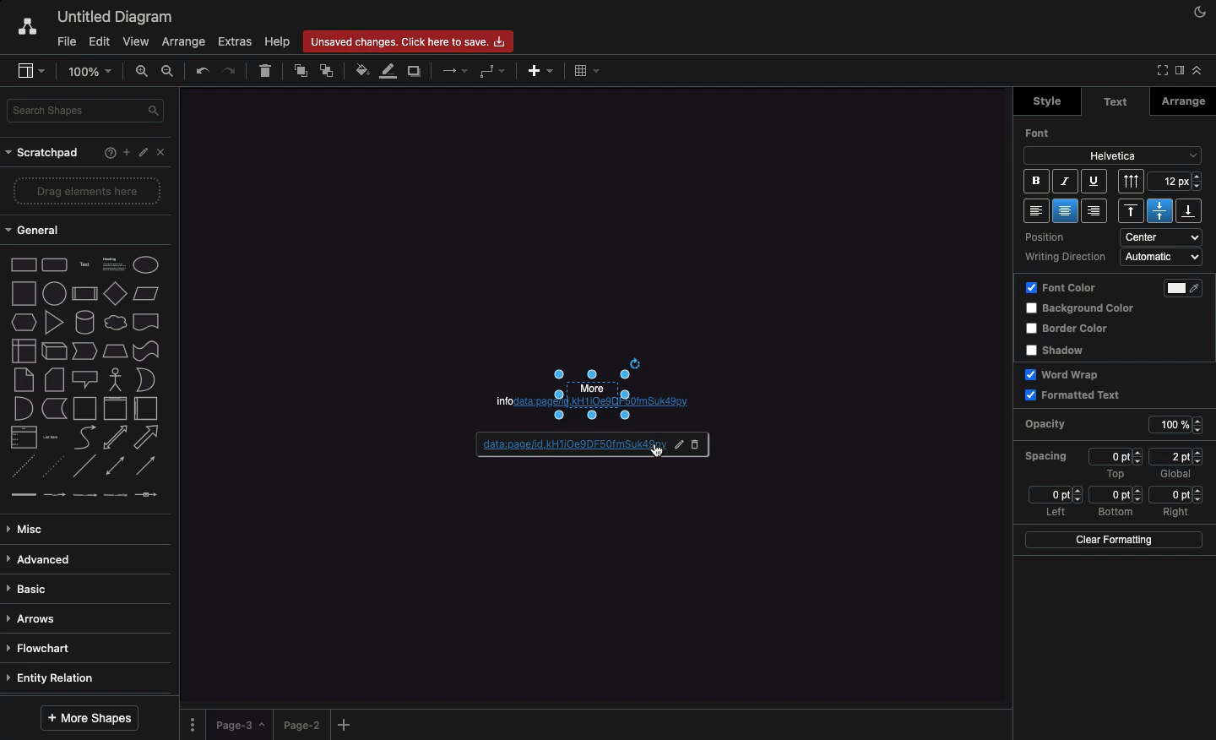 The width and height of the screenshot is (1216, 740). I want to click on Untitled diagram, so click(110, 17).